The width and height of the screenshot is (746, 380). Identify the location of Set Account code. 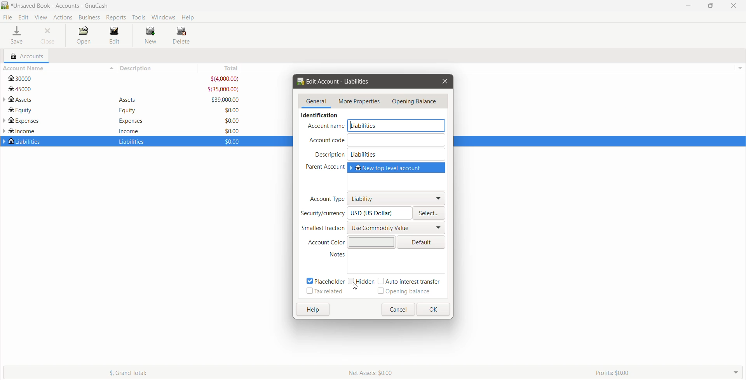
(397, 139).